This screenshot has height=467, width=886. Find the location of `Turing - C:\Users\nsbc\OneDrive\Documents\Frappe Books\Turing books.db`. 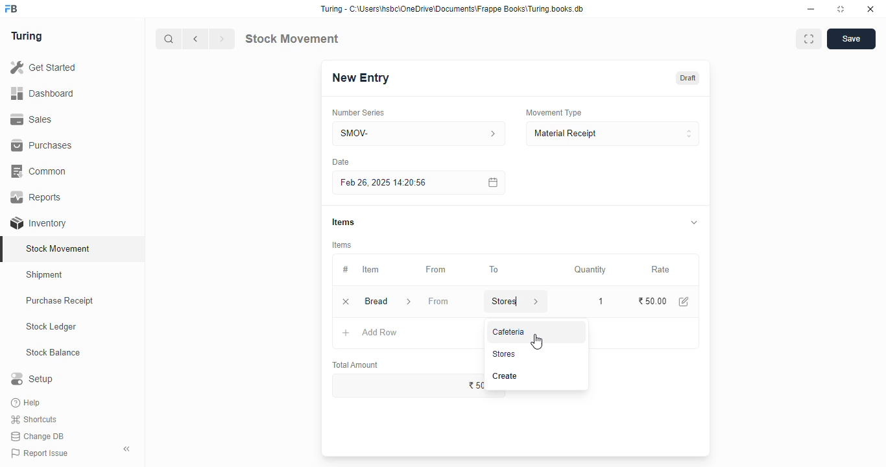

Turing - C:\Users\nsbc\OneDrive\Documents\Frappe Books\Turing books.db is located at coordinates (453, 9).